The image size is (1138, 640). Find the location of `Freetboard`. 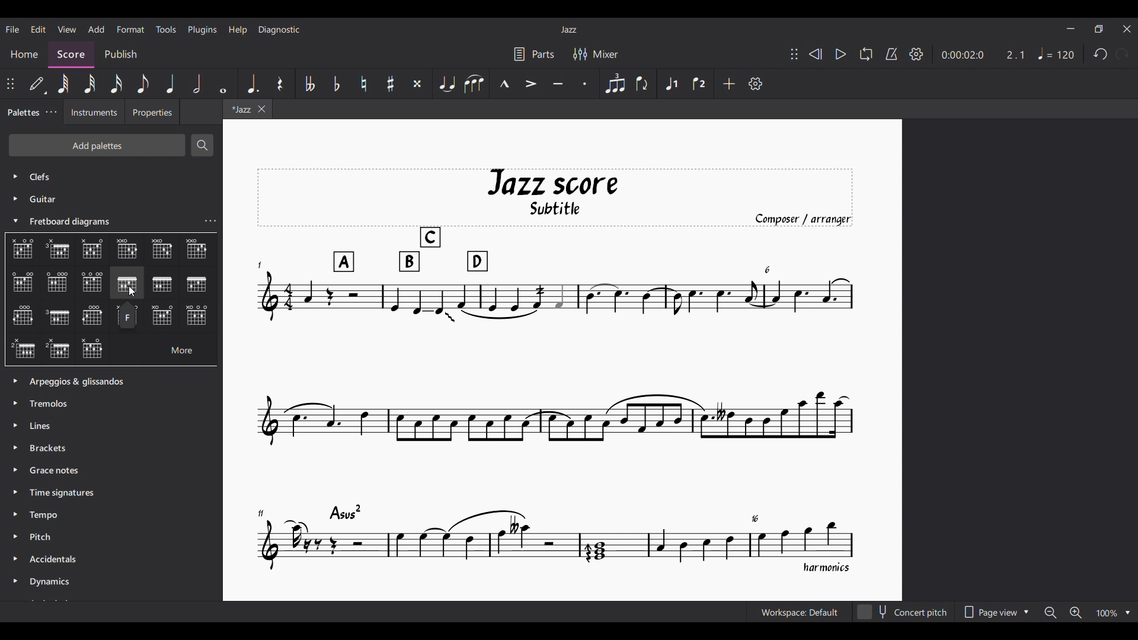

Freetboard is located at coordinates (76, 222).